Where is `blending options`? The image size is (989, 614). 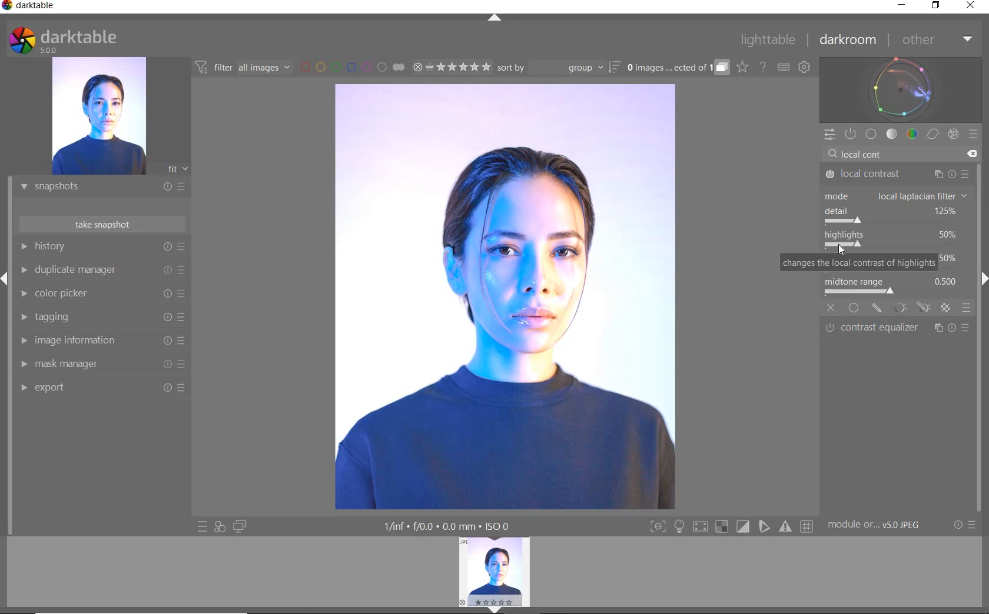
blending options is located at coordinates (967, 307).